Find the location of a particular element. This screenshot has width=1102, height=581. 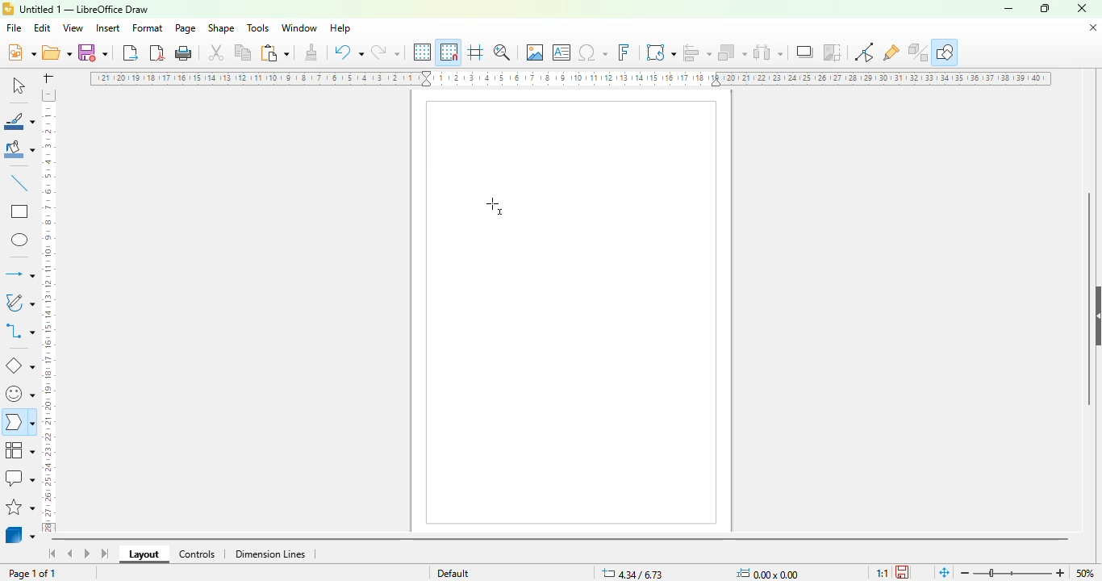

title is located at coordinates (84, 10).